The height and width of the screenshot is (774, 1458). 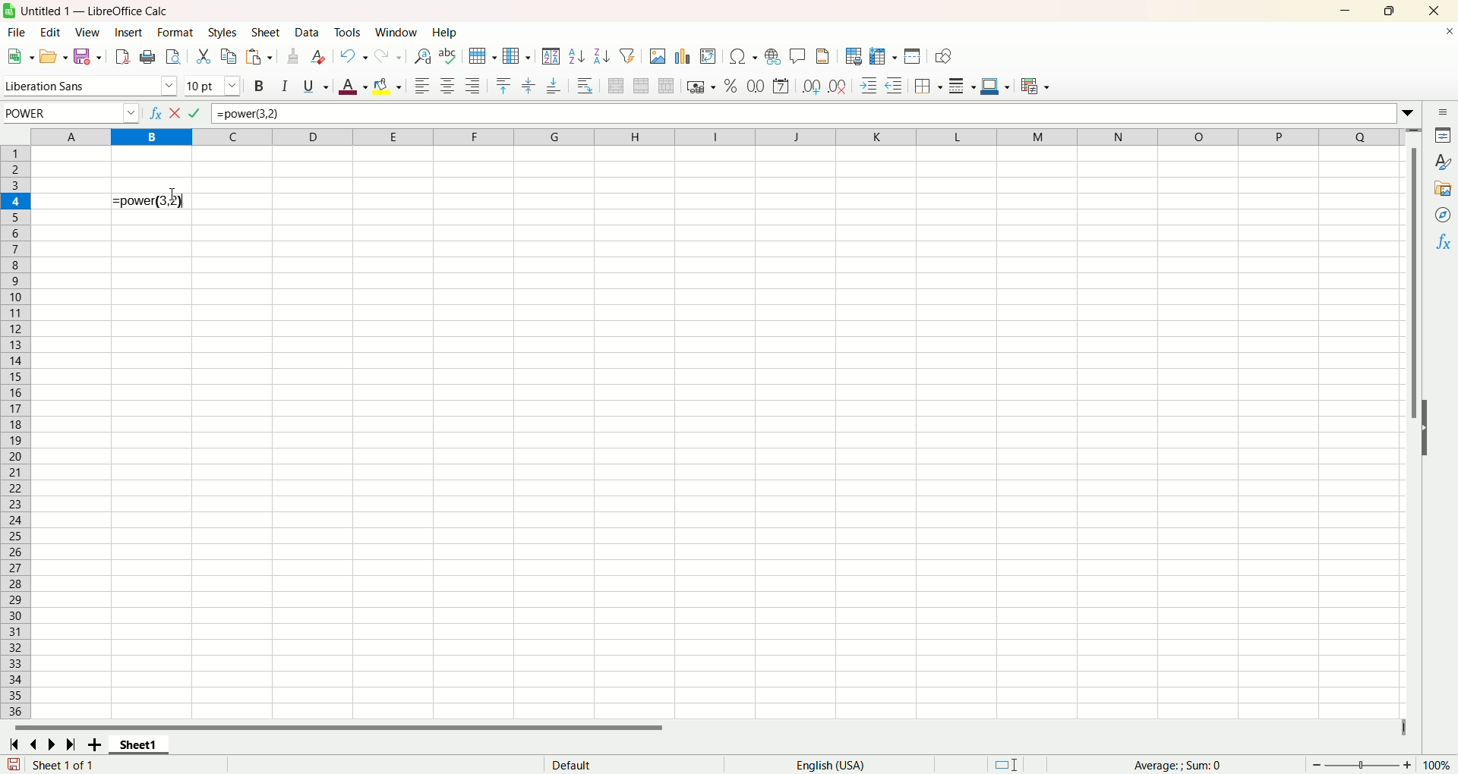 I want to click on format as date, so click(x=784, y=86).